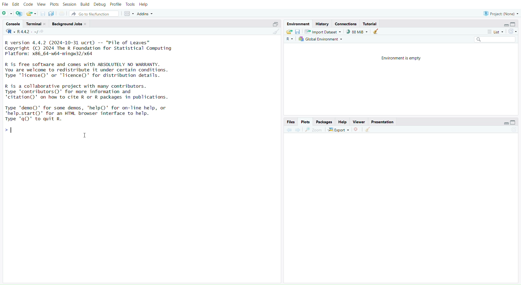 This screenshot has width=521, height=285. I want to click on backward, so click(289, 130).